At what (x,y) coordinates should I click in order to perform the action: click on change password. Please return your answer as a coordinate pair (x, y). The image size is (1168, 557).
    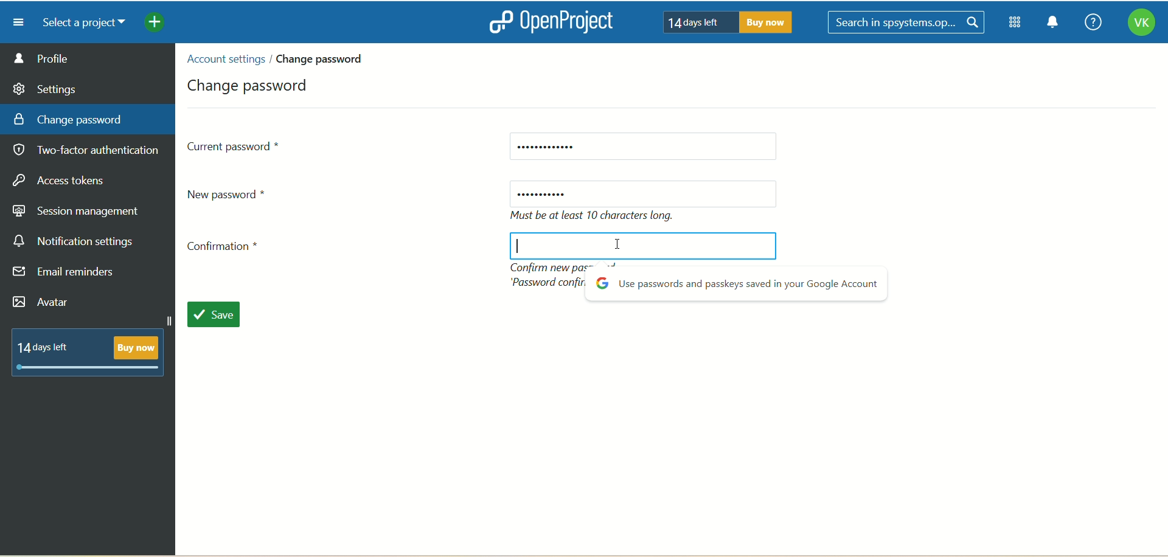
    Looking at the image, I should click on (68, 119).